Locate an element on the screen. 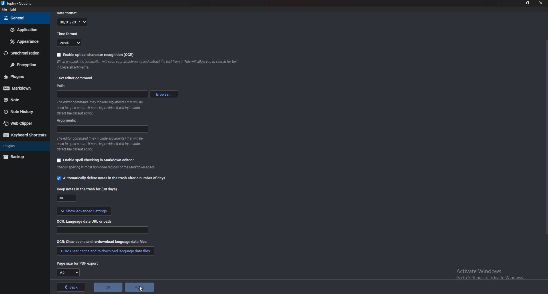 The image size is (548, 294). ocr info is located at coordinates (146, 64).